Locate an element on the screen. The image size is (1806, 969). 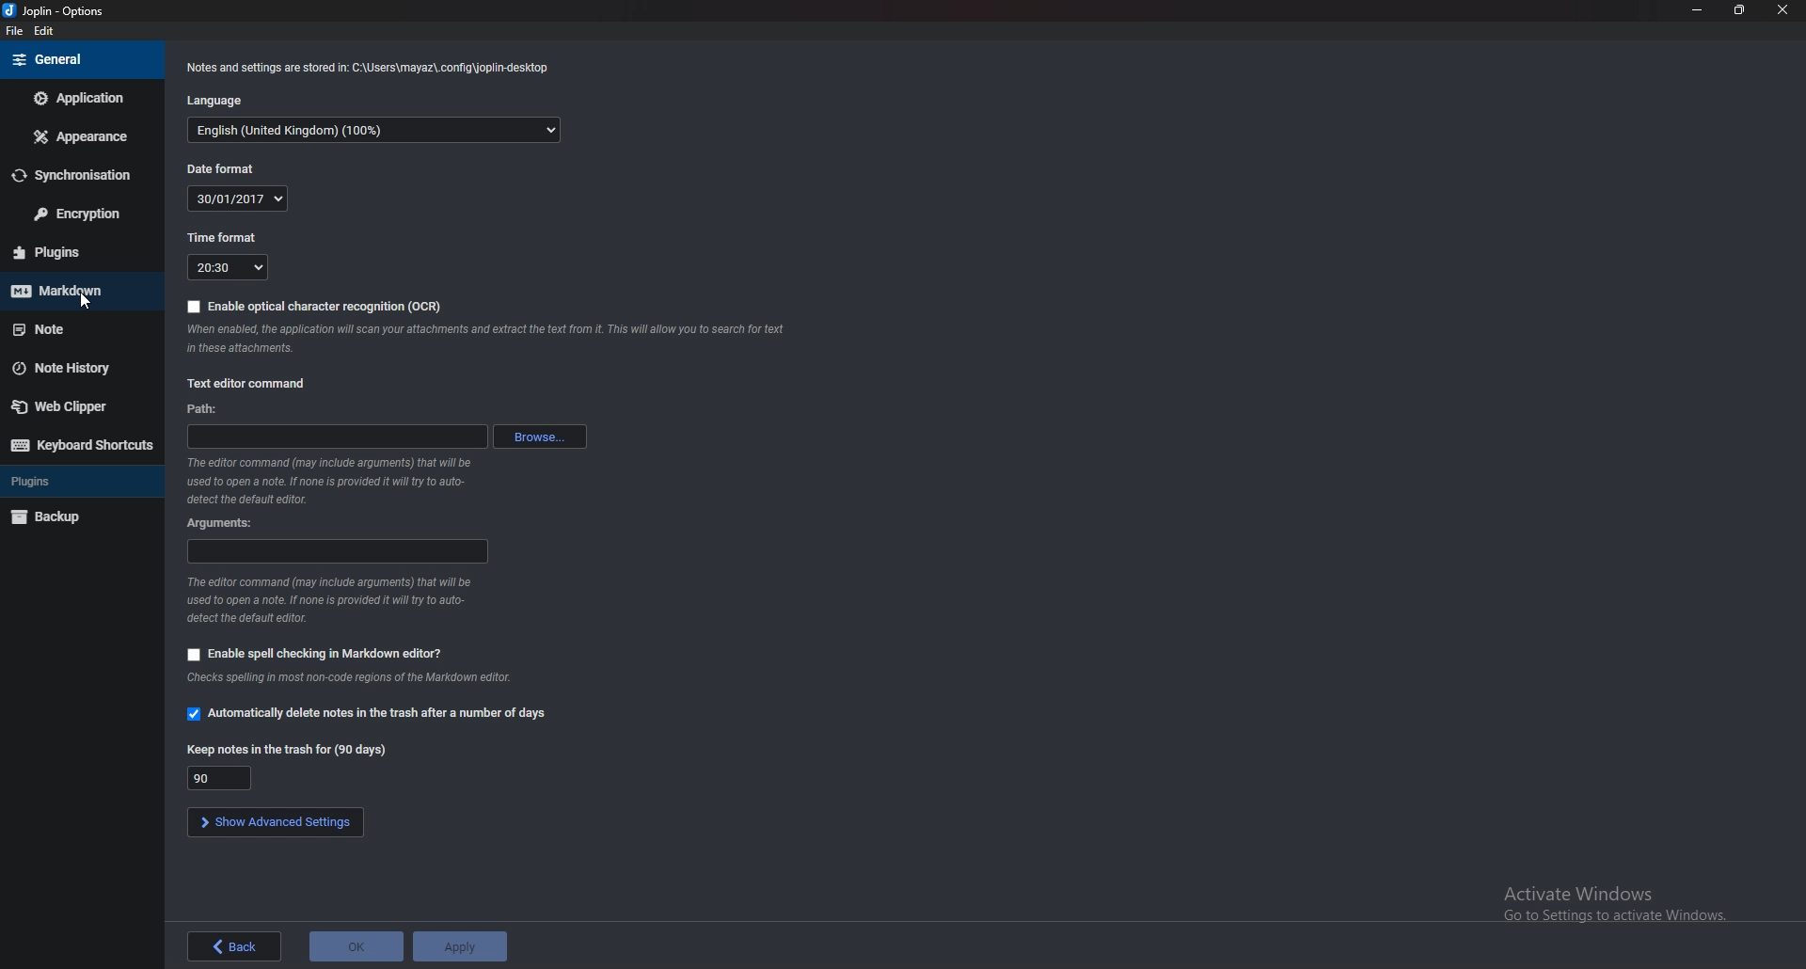
Info is located at coordinates (384, 677).